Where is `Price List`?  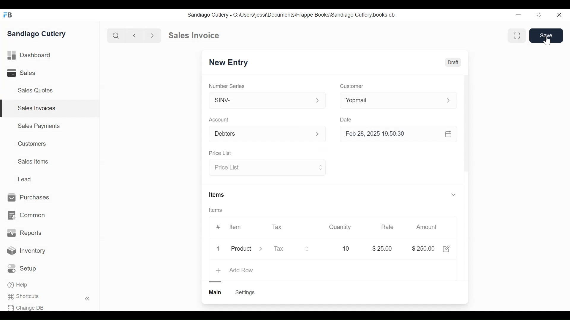
Price List is located at coordinates (221, 153).